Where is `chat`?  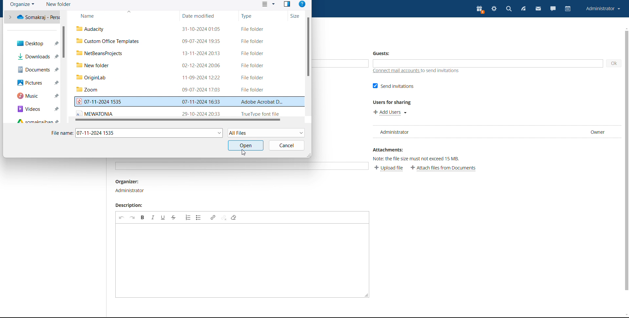
chat is located at coordinates (553, 9).